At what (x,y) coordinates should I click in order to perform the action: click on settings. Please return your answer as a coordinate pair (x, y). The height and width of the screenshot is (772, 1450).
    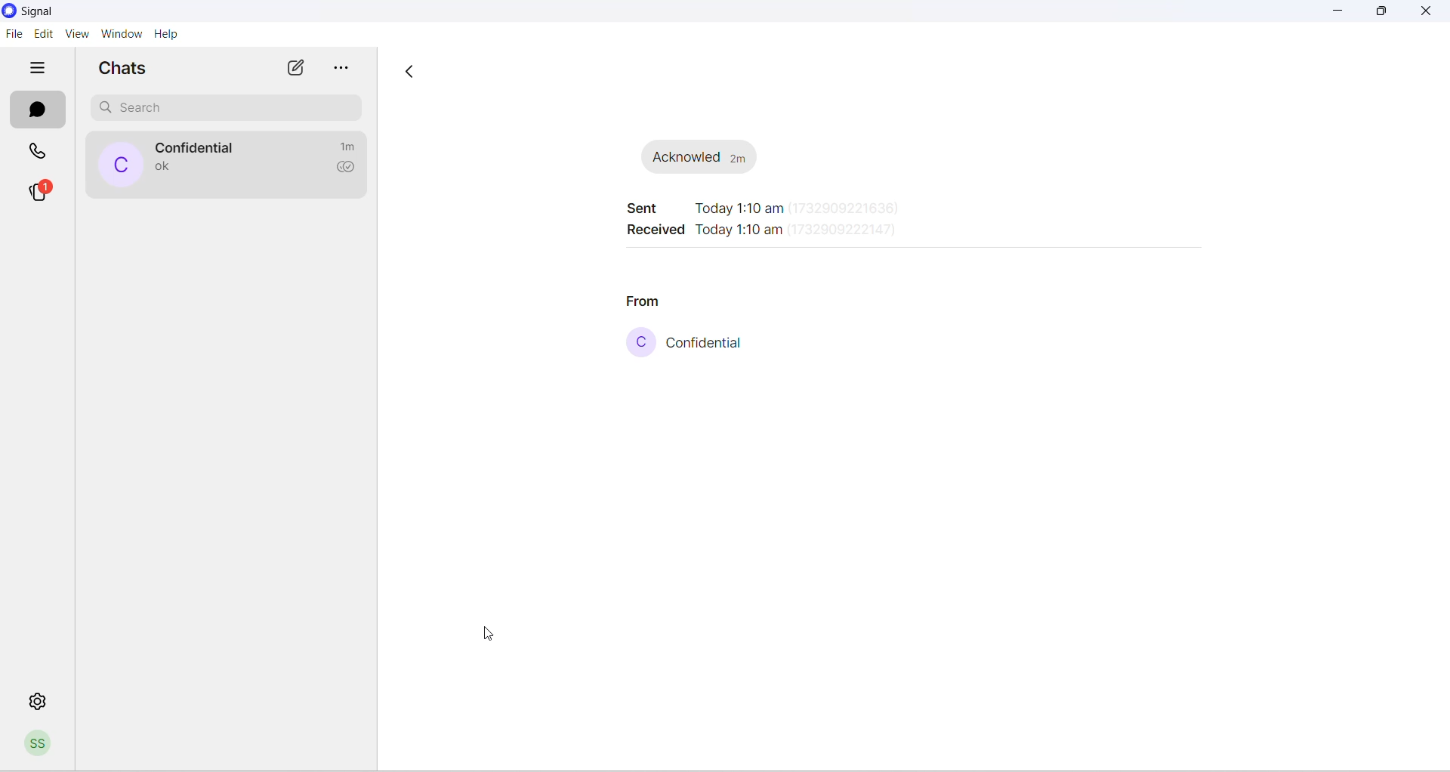
    Looking at the image, I should click on (39, 700).